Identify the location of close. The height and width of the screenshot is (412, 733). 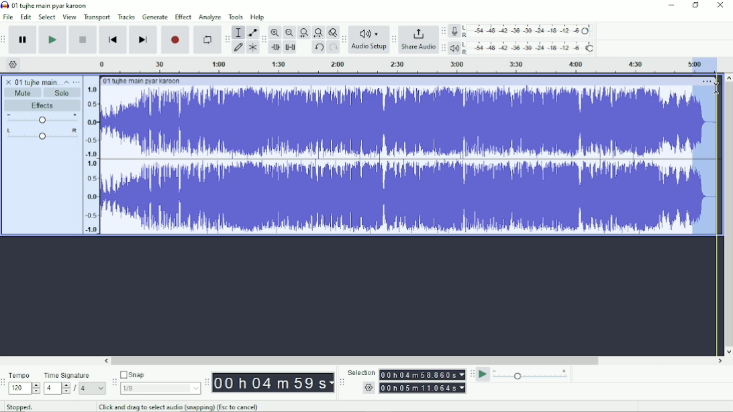
(7, 81).